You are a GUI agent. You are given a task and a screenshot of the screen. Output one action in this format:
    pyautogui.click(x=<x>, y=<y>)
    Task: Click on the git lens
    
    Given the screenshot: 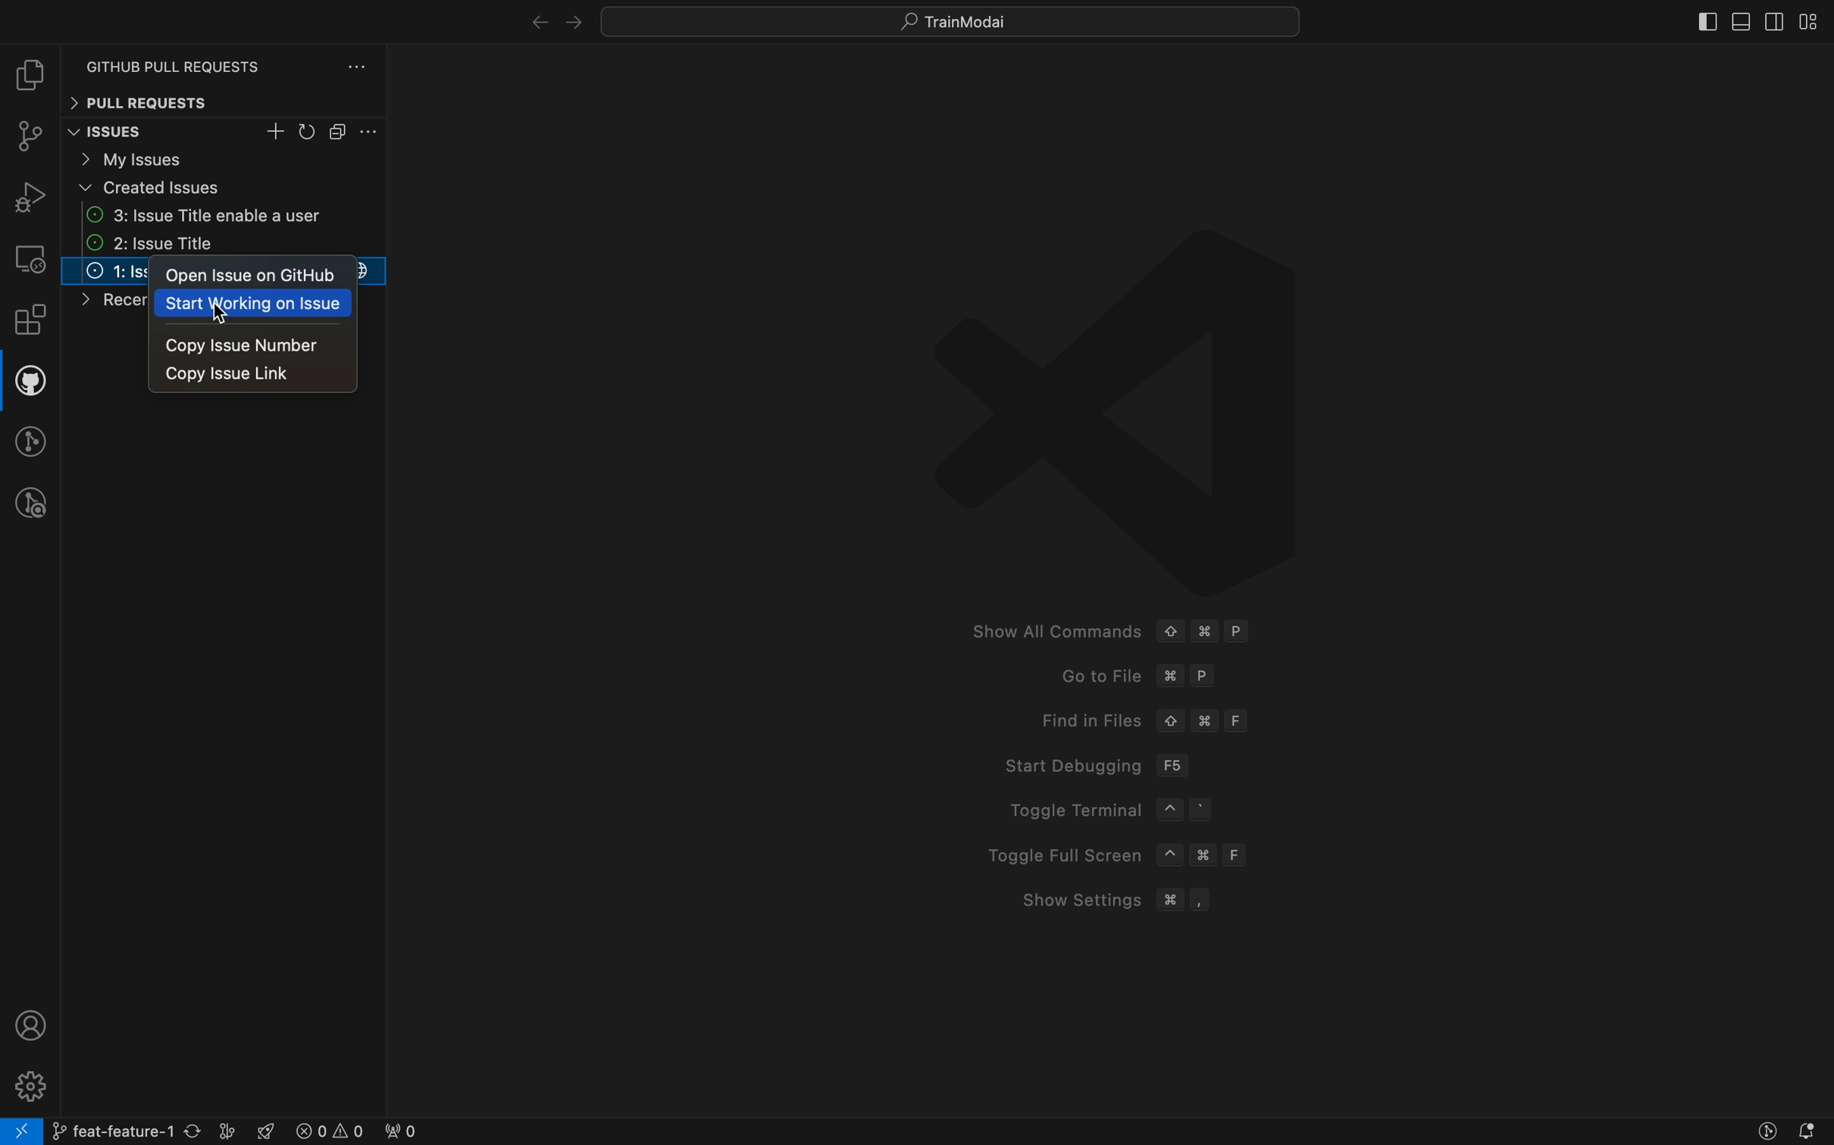 What is the action you would take?
    pyautogui.click(x=1768, y=1131)
    